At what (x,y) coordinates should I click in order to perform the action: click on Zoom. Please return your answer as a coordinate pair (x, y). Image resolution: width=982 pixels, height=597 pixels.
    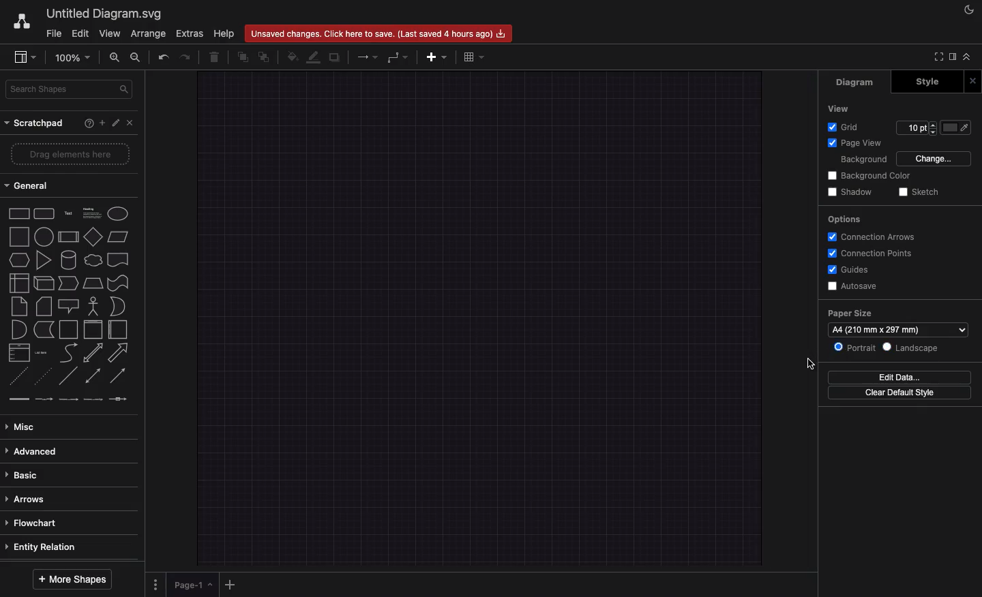
    Looking at the image, I should click on (72, 58).